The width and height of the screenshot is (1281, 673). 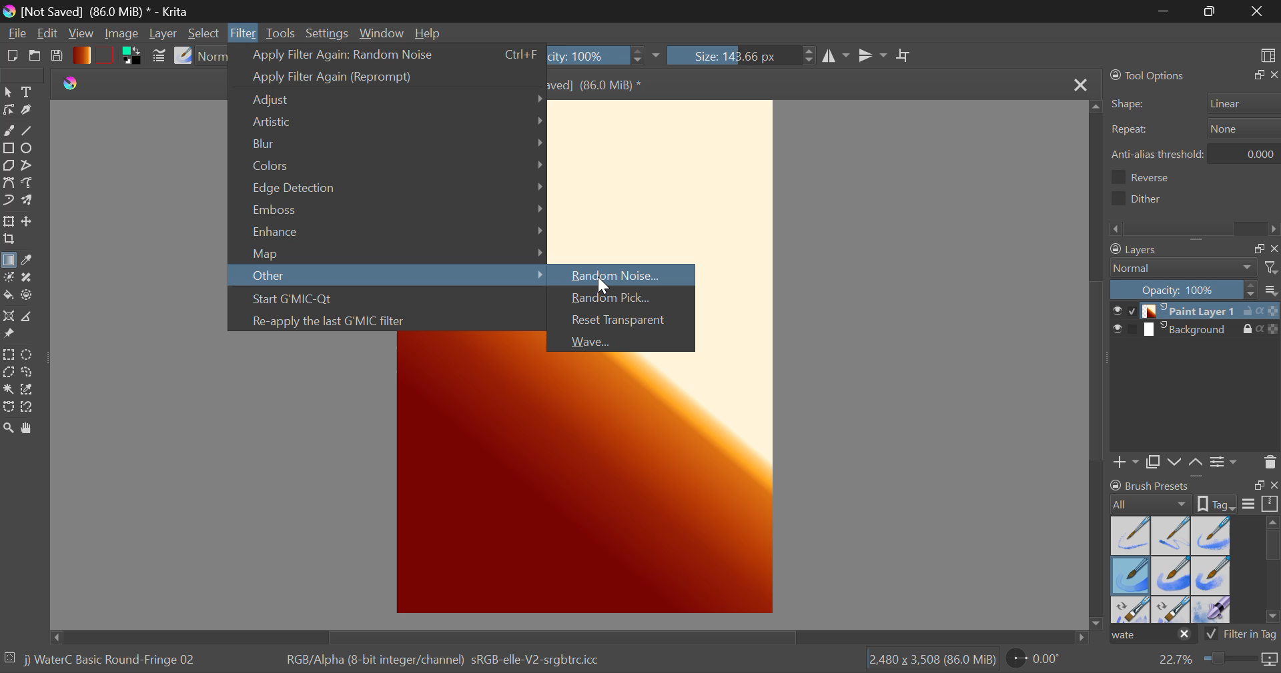 I want to click on preview, so click(x=1115, y=311).